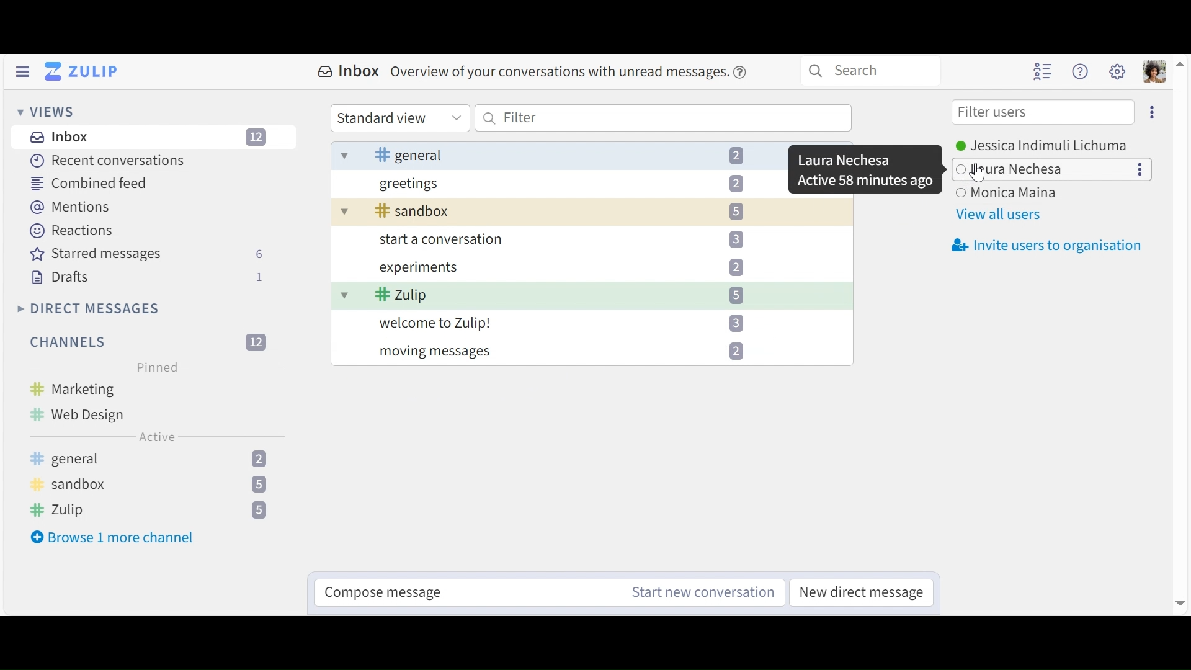 The height and width of the screenshot is (670, 1191). What do you see at coordinates (1044, 72) in the screenshot?
I see `Hide user list` at bounding box center [1044, 72].